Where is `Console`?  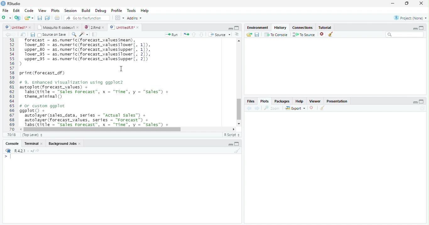
Console is located at coordinates (13, 143).